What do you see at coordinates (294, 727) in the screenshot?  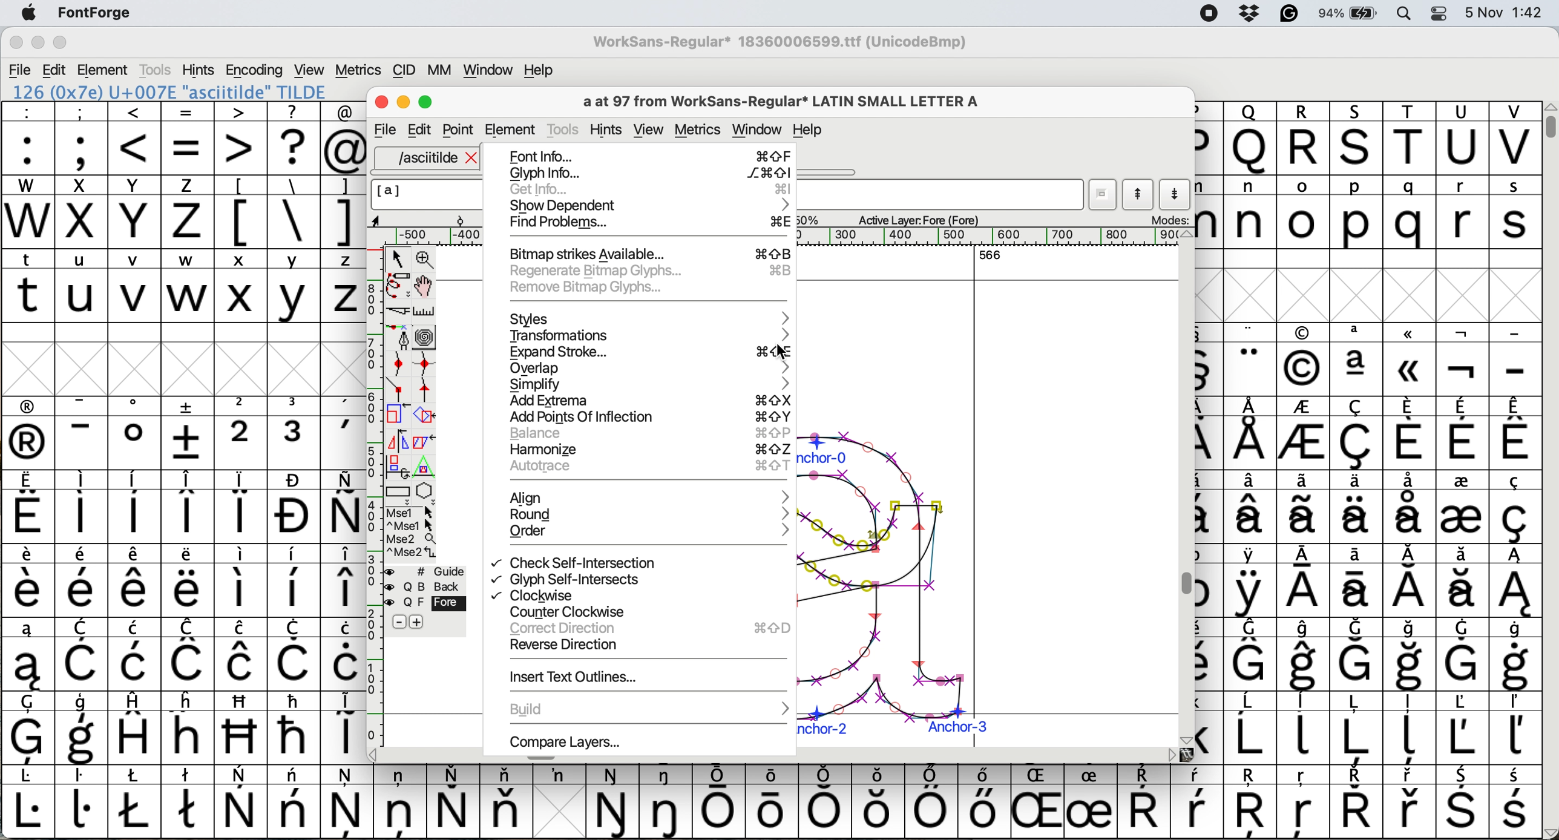 I see `symbol` at bounding box center [294, 727].